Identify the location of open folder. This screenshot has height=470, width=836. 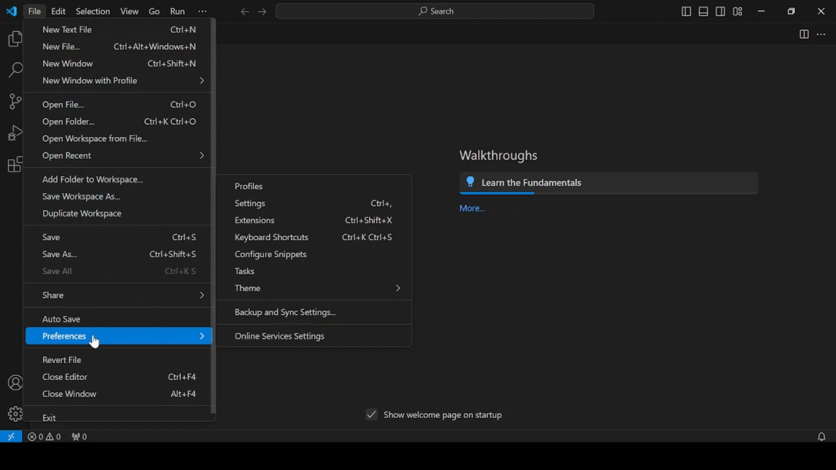
(69, 122).